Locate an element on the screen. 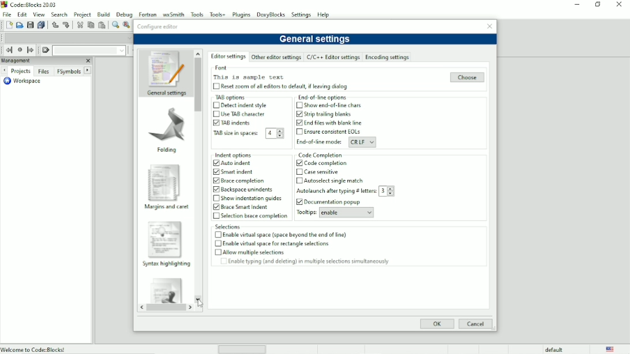  Welcome to Code:Blocks  is located at coordinates (34, 349).